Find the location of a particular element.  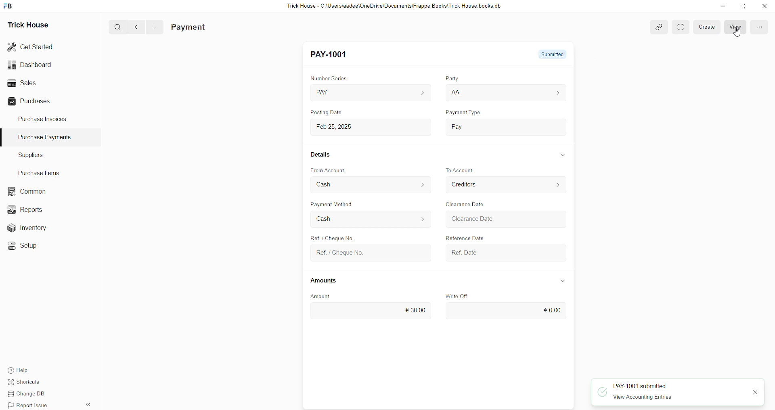

Amounts is located at coordinates (329, 281).